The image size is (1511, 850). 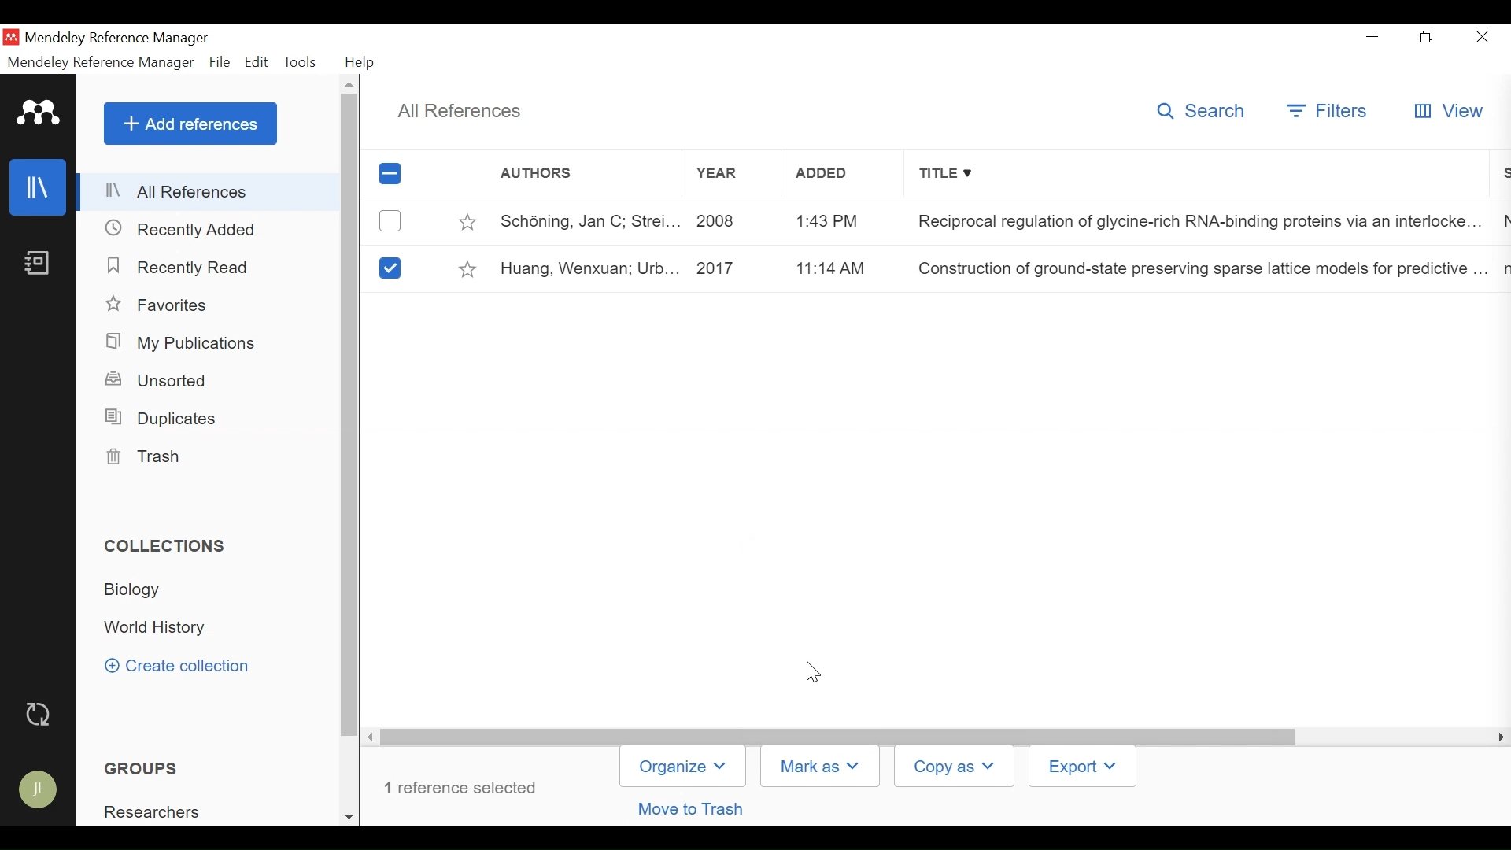 What do you see at coordinates (570, 175) in the screenshot?
I see `Authors` at bounding box center [570, 175].